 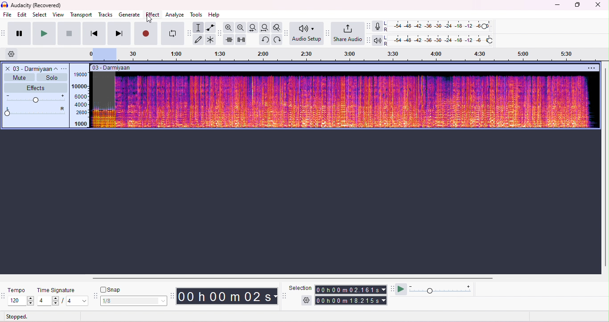 What do you see at coordinates (171, 33) in the screenshot?
I see `looping` at bounding box center [171, 33].